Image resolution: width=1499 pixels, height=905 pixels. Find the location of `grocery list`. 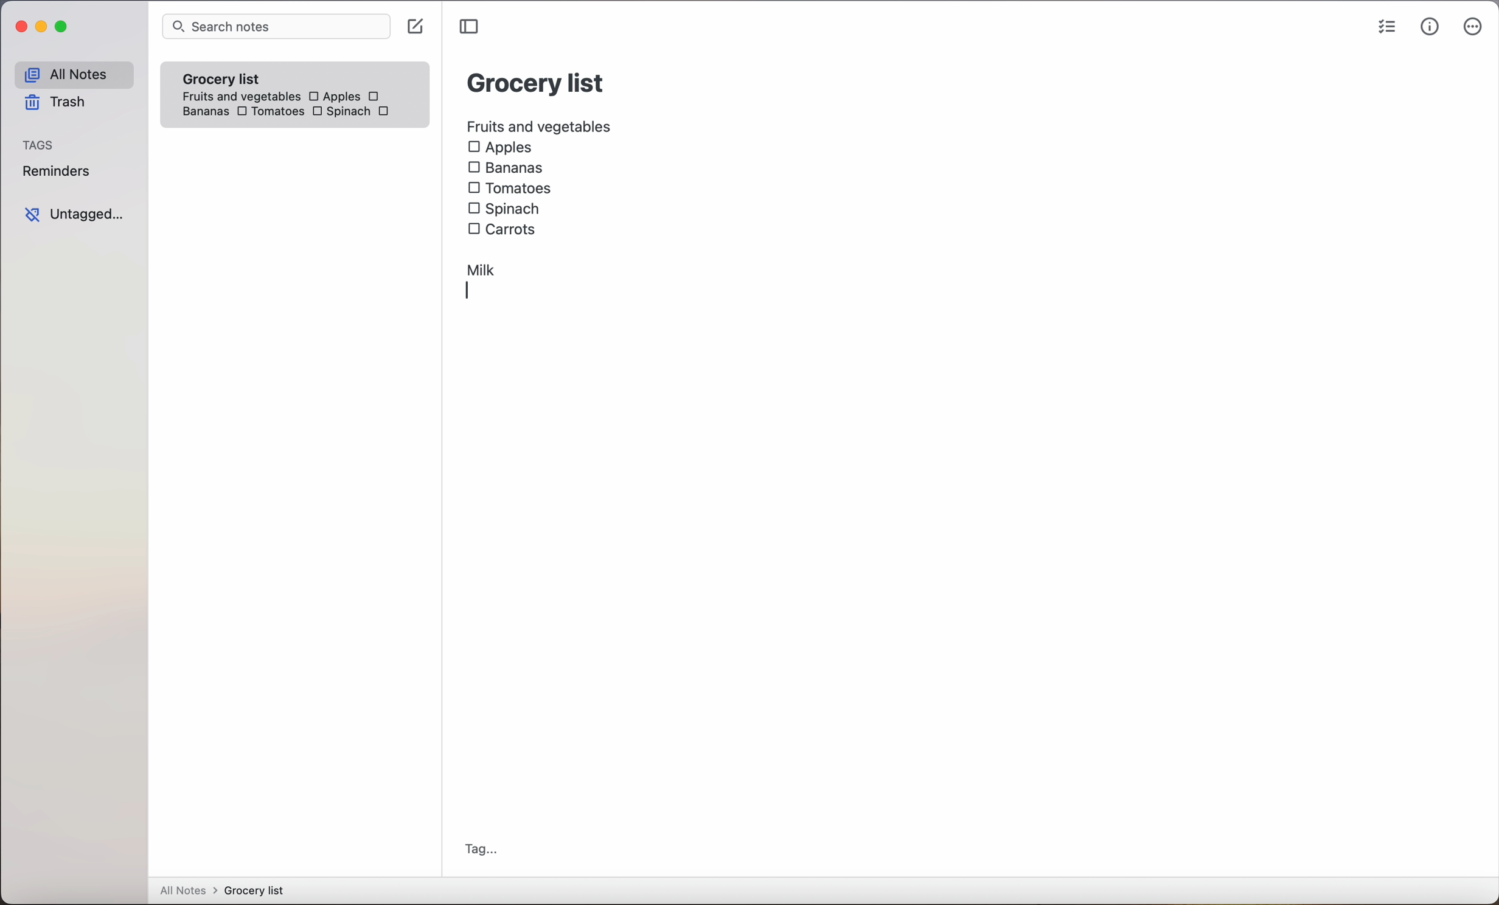

grocery list is located at coordinates (537, 81).